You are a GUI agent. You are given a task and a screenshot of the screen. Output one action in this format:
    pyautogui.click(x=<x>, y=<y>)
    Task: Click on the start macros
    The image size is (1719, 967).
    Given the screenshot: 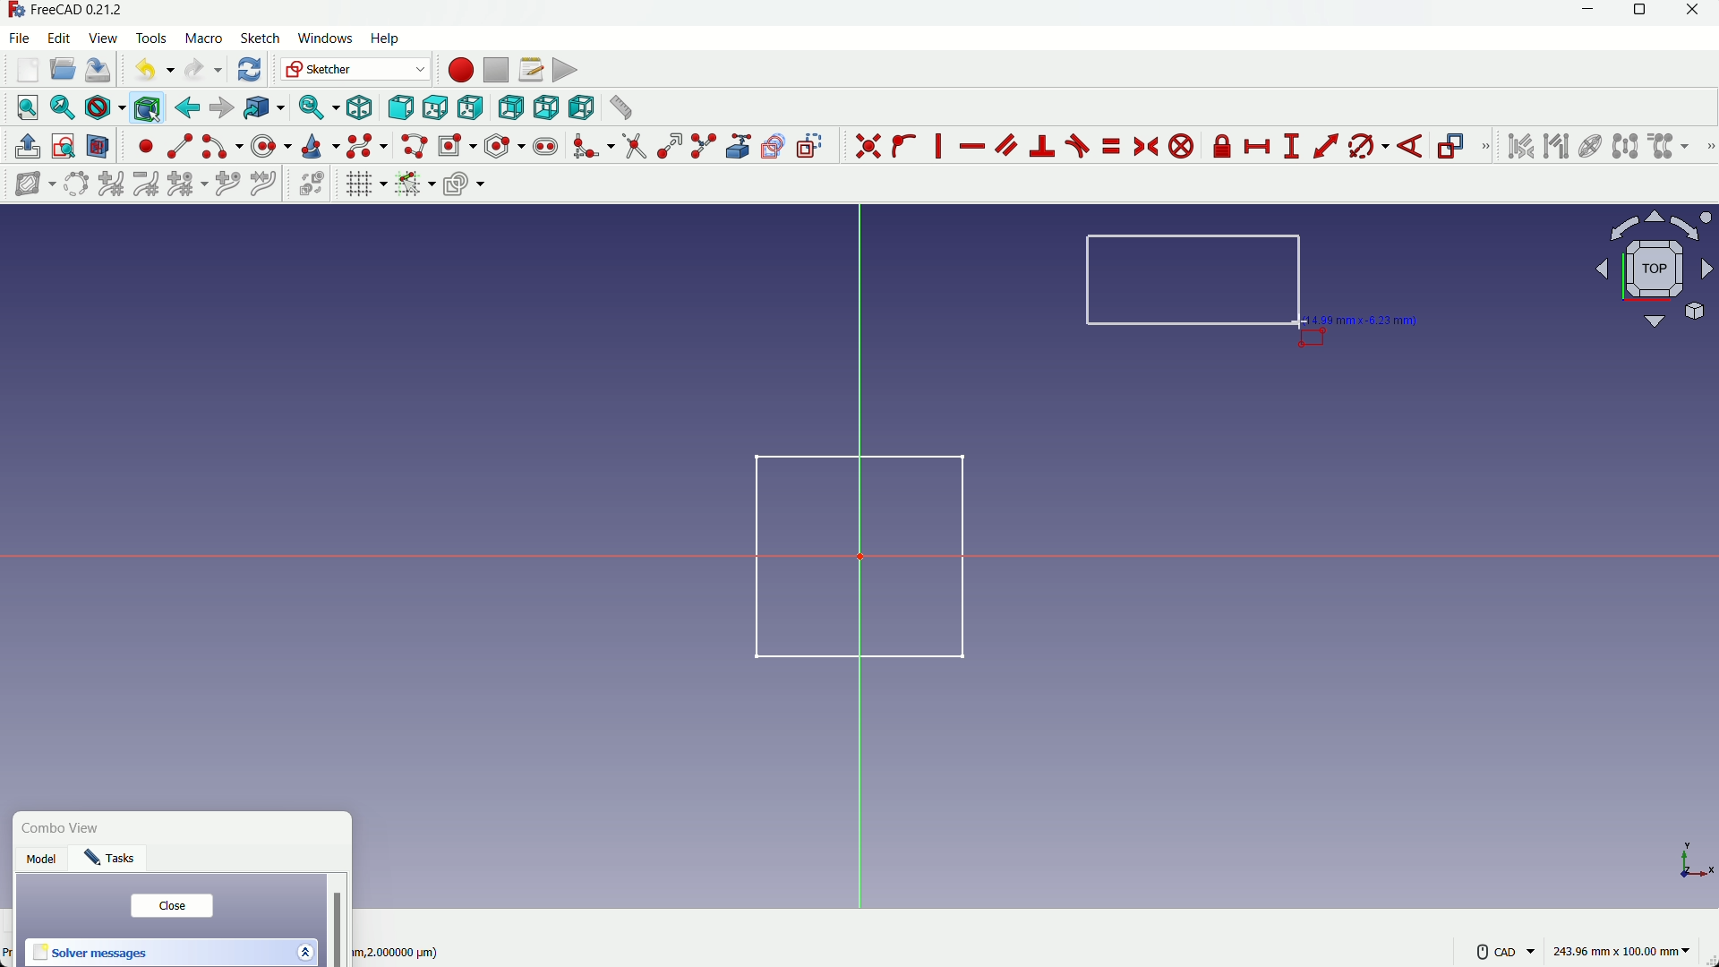 What is the action you would take?
    pyautogui.click(x=459, y=70)
    